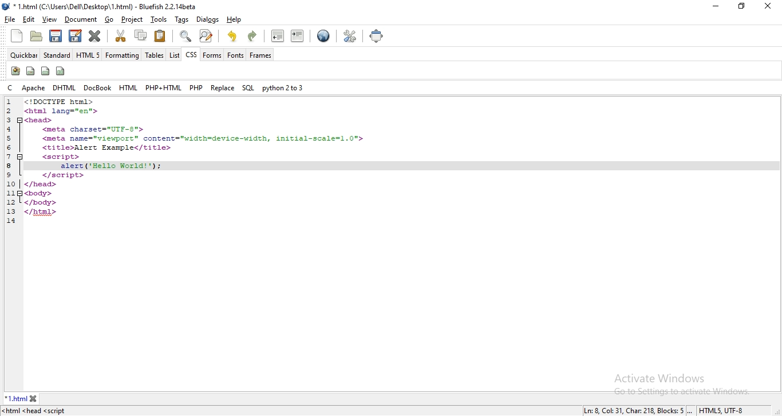  I want to click on <meta name="viewport"™ content="width=device-width, initial-scale=1.0">, so click(203, 138).